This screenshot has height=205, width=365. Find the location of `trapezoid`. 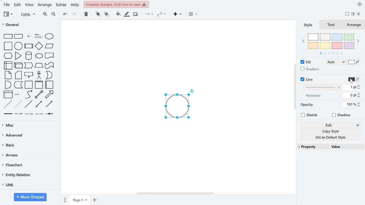

trapezoid is located at coordinates (39, 65).